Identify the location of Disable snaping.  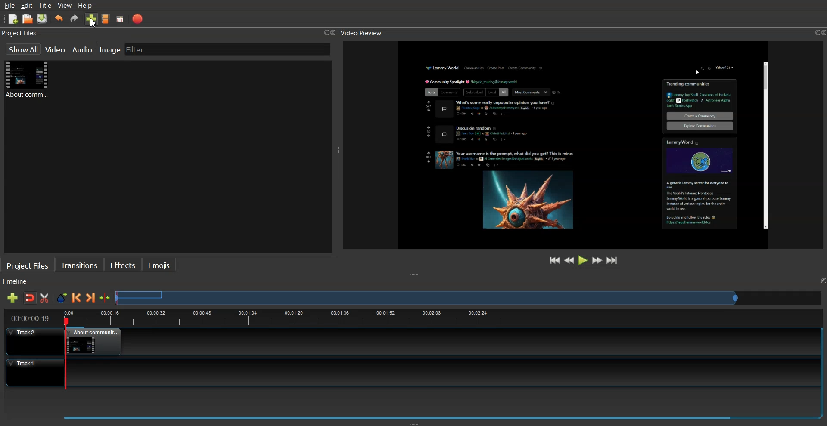
(30, 298).